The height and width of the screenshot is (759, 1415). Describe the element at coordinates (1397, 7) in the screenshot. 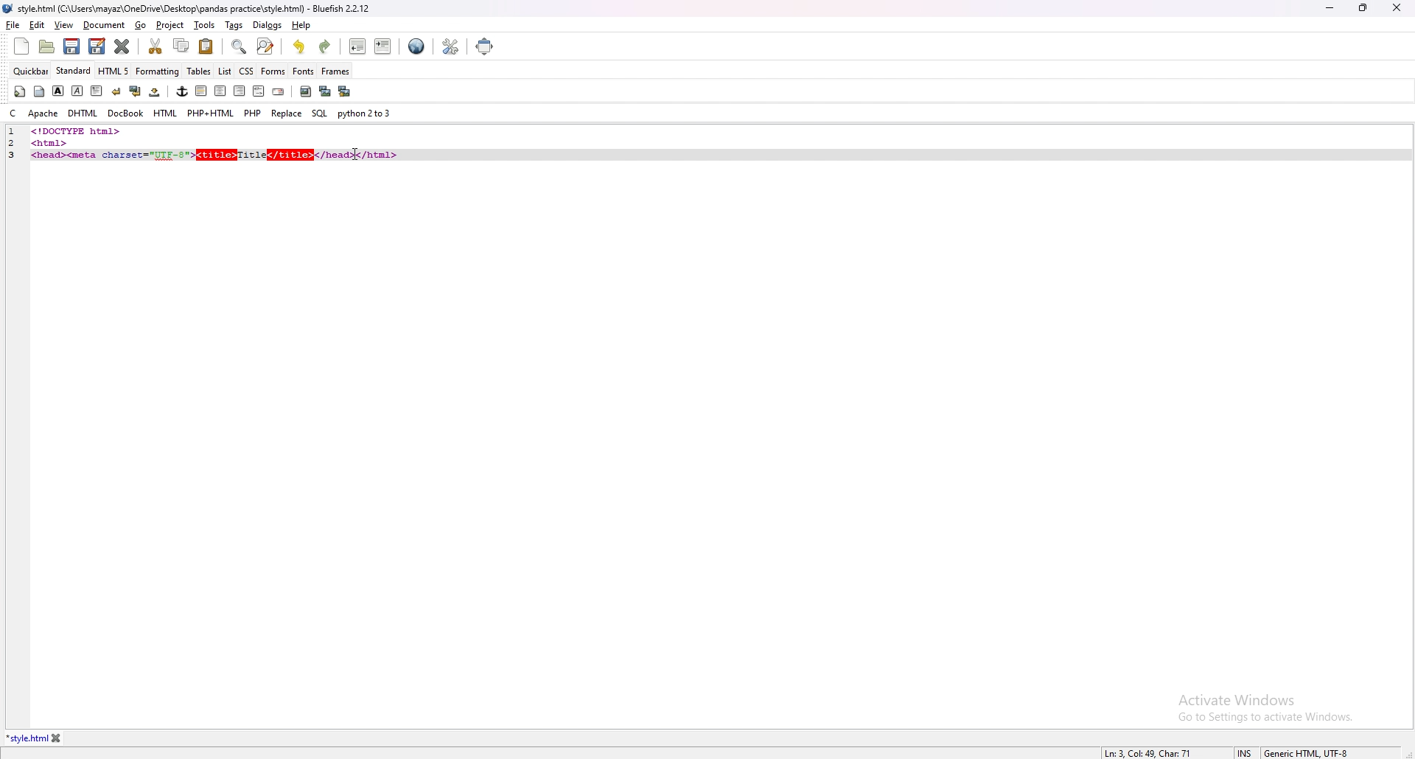

I see `close` at that location.